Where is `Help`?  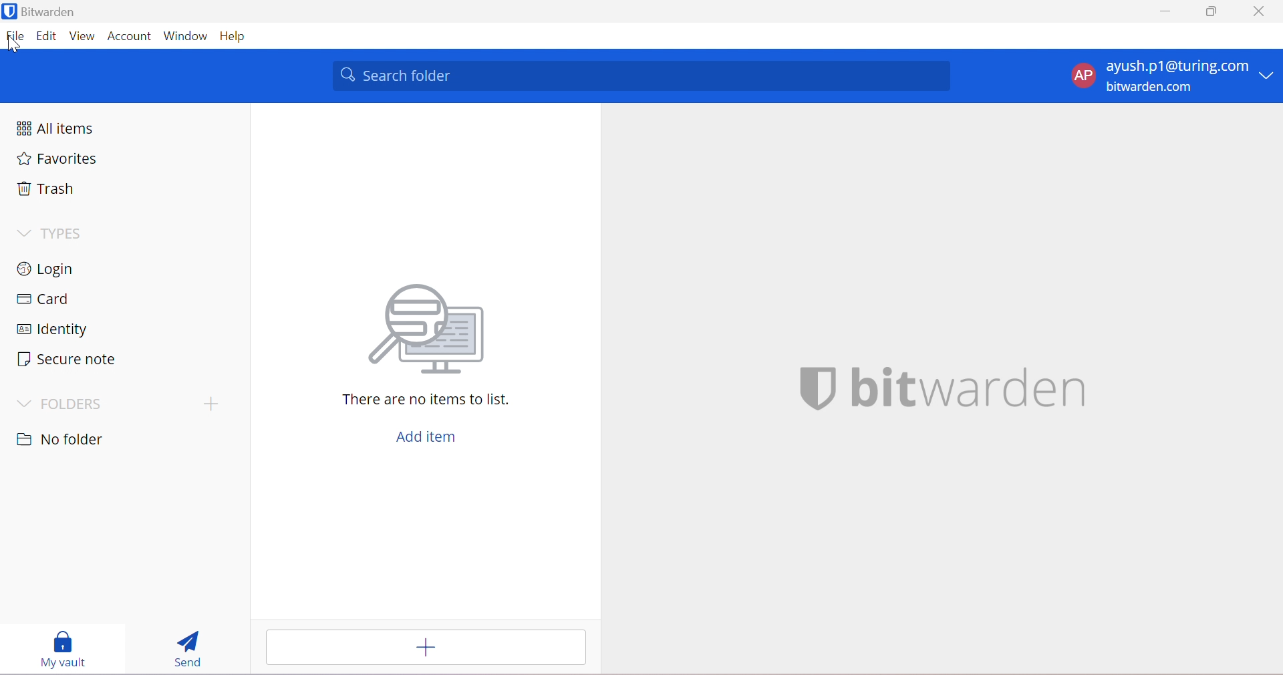
Help is located at coordinates (238, 37).